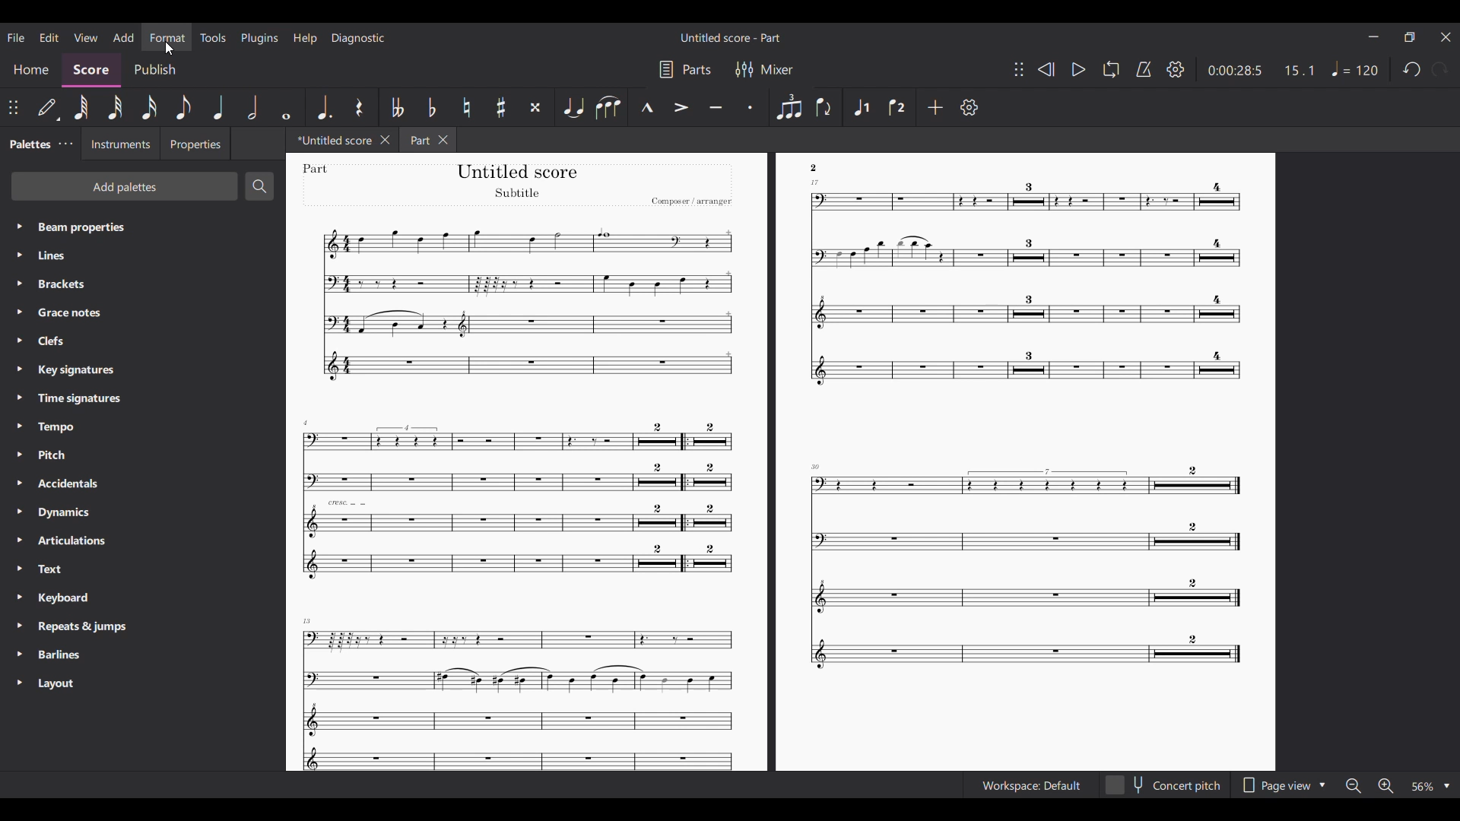 This screenshot has height=821, width=1460. What do you see at coordinates (123, 37) in the screenshot?
I see `Add menu` at bounding box center [123, 37].